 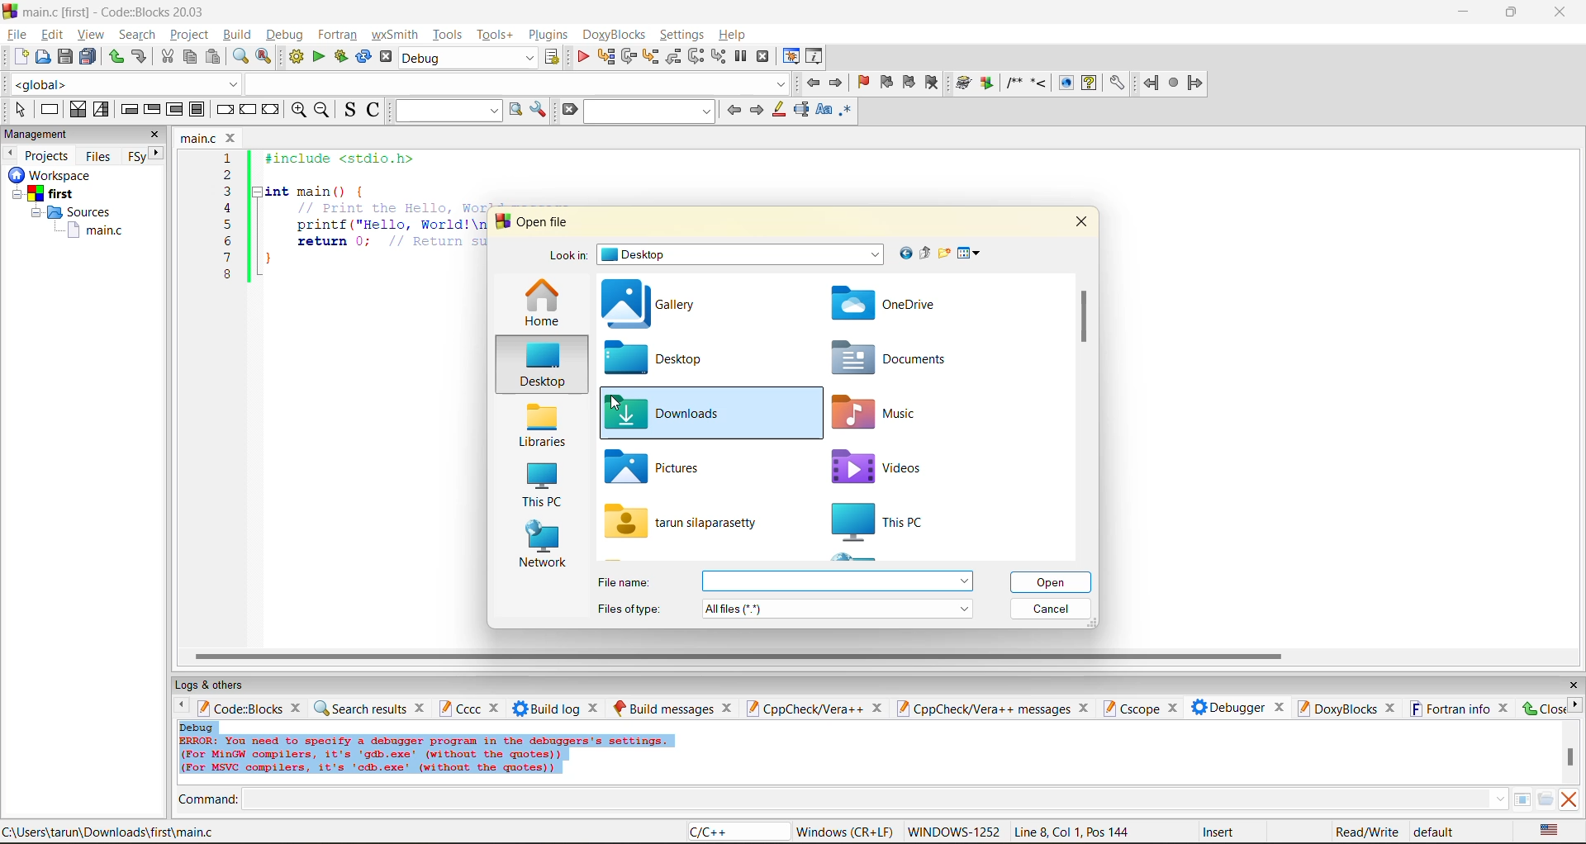 I want to click on next, so click(x=1574, y=704).